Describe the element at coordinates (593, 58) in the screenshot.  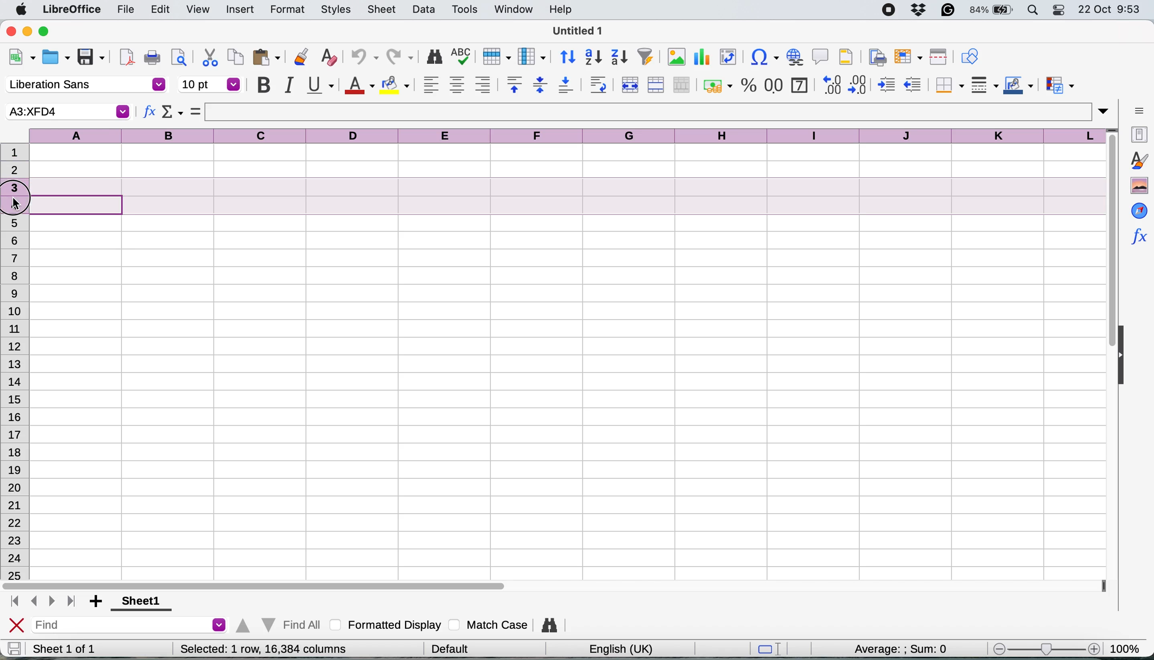
I see `sort ascending` at that location.